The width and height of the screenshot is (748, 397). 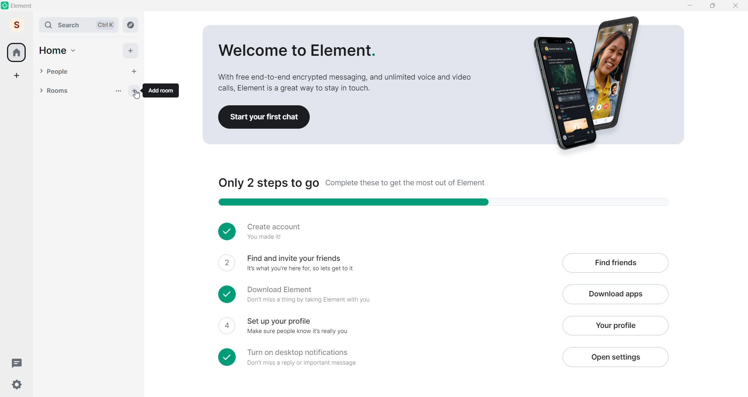 What do you see at coordinates (344, 68) in the screenshot?
I see `Welcome to Element.
With free end-to-end encrypted messaging, and unlimited voice and video
calls, Element is a great way to stay in touch.` at bounding box center [344, 68].